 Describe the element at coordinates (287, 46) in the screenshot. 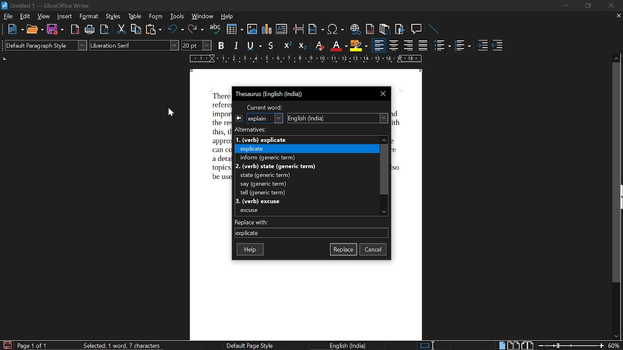

I see `superscript` at that location.